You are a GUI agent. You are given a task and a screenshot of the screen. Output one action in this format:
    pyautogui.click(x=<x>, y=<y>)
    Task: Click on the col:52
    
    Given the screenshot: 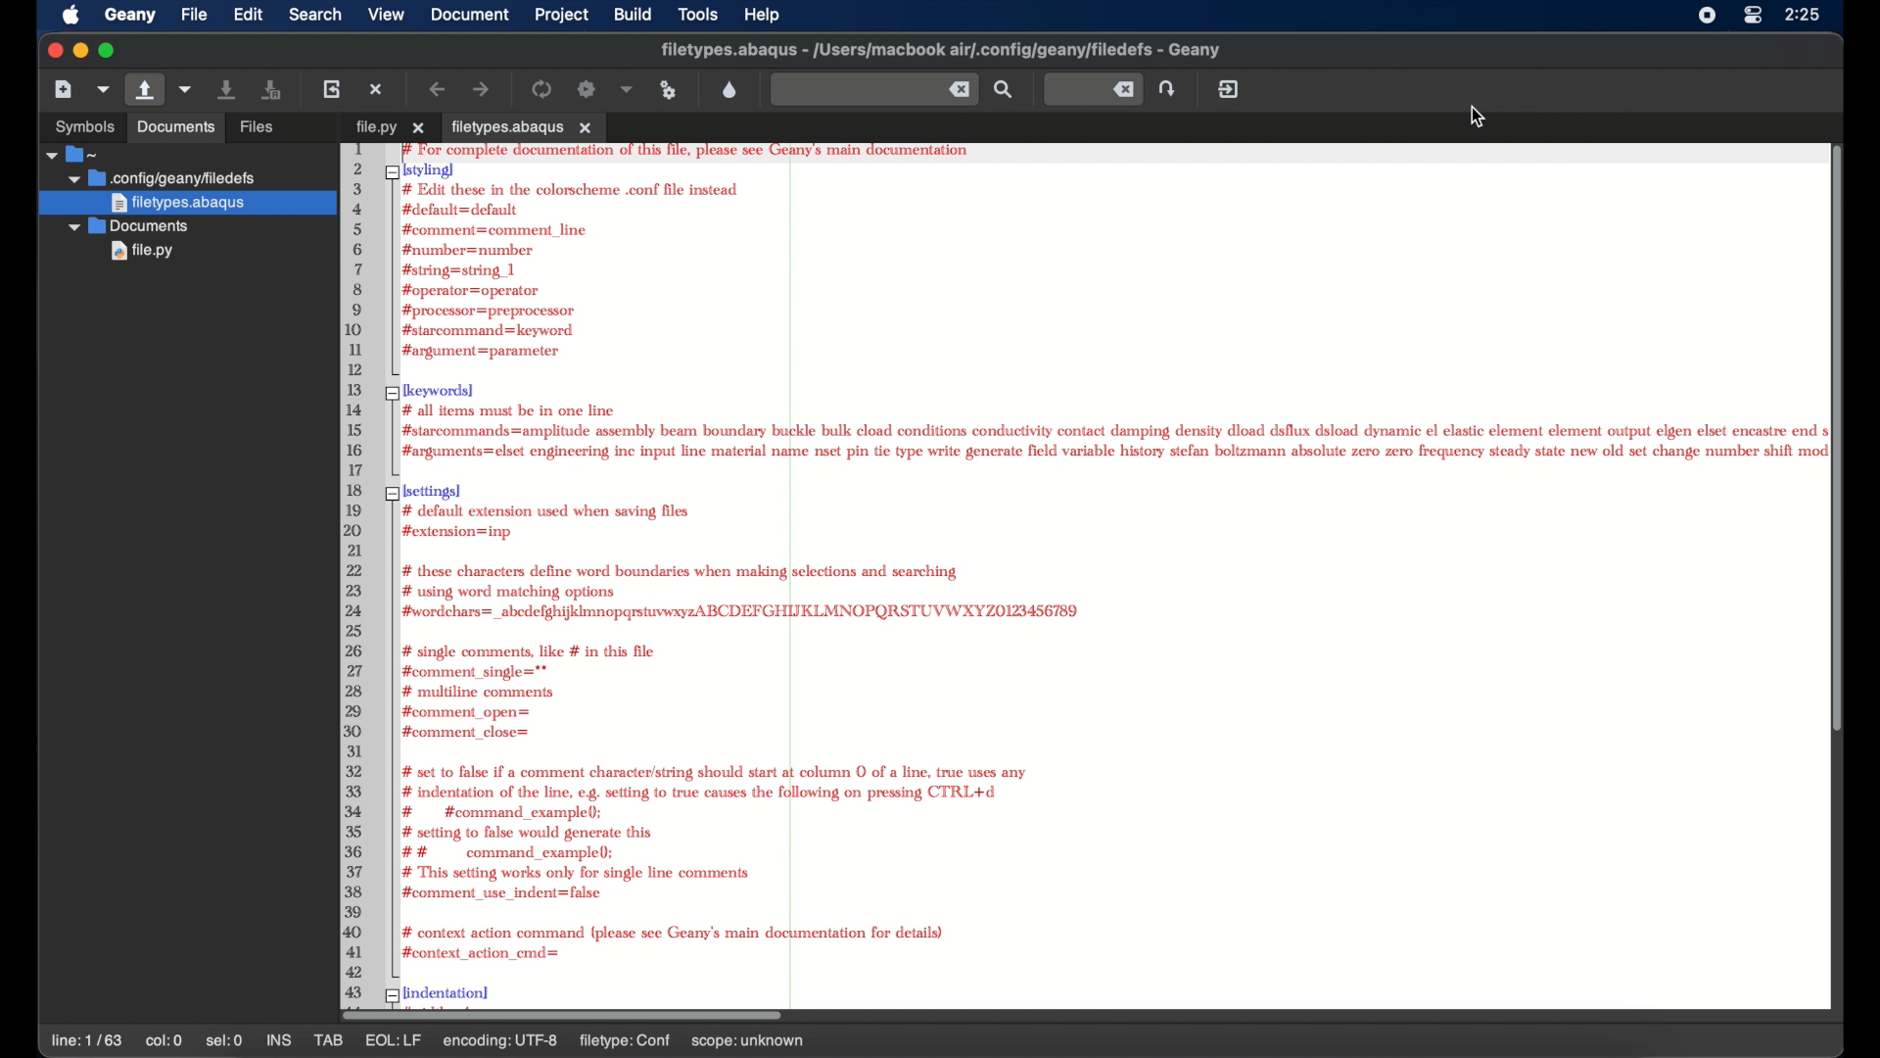 What is the action you would take?
    pyautogui.click(x=166, y=1042)
    